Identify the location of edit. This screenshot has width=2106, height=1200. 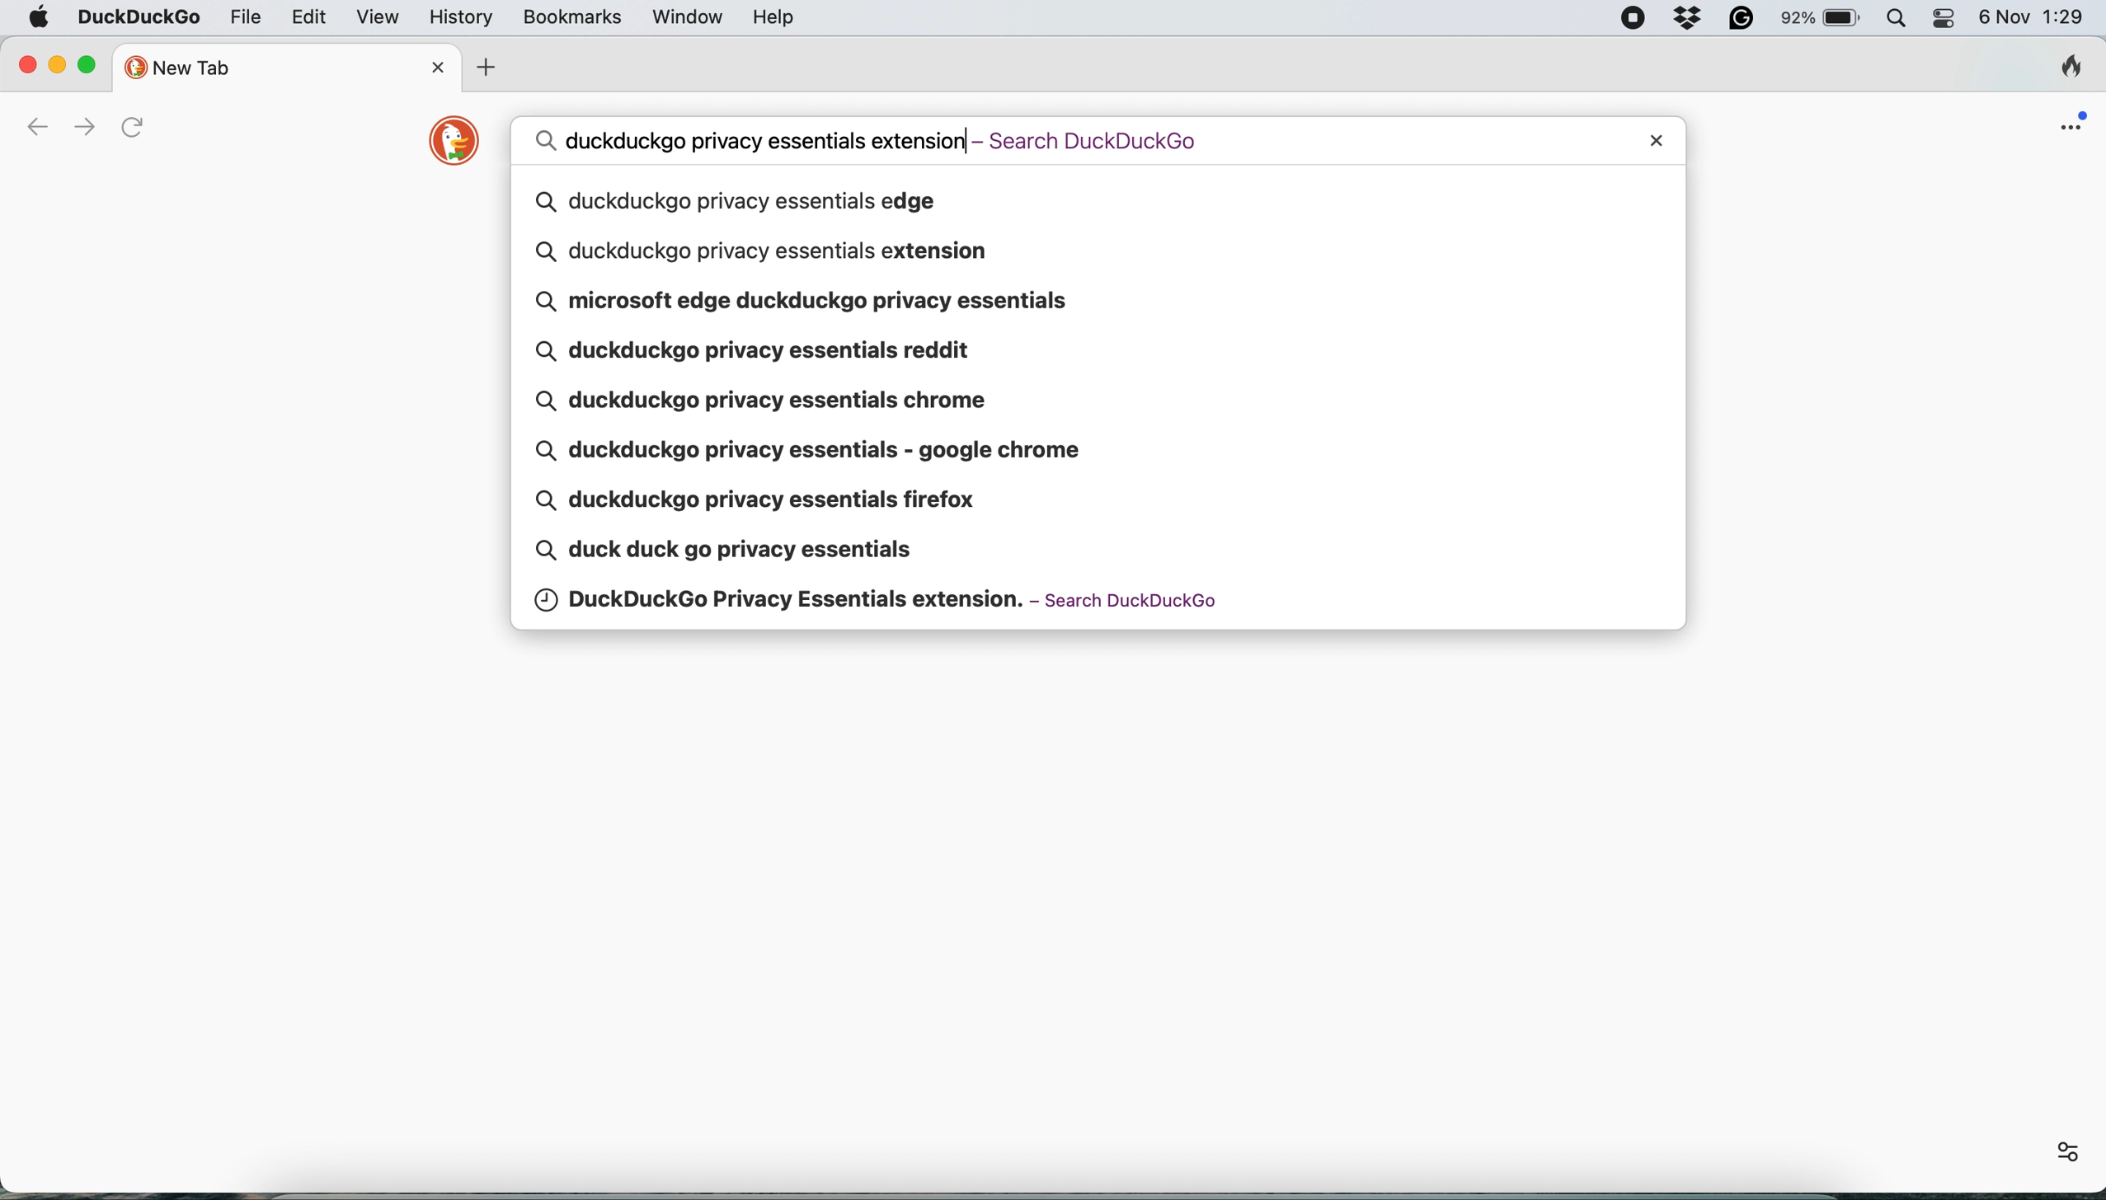
(308, 18).